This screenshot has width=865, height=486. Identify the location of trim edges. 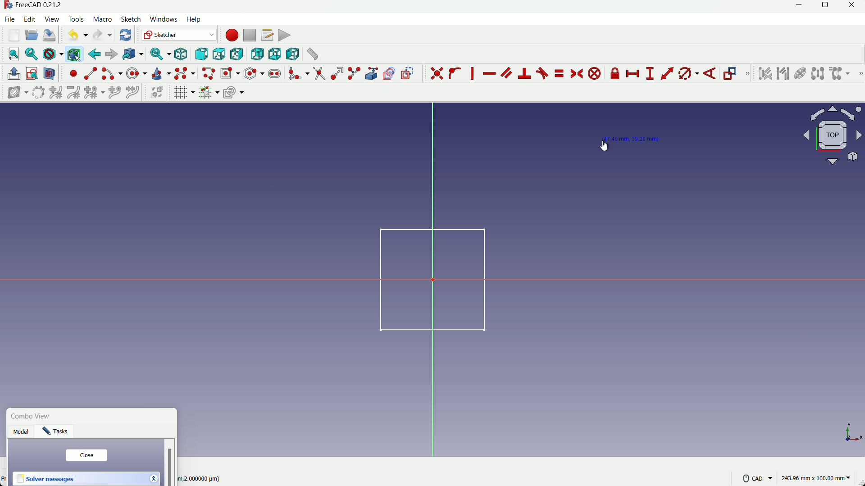
(319, 74).